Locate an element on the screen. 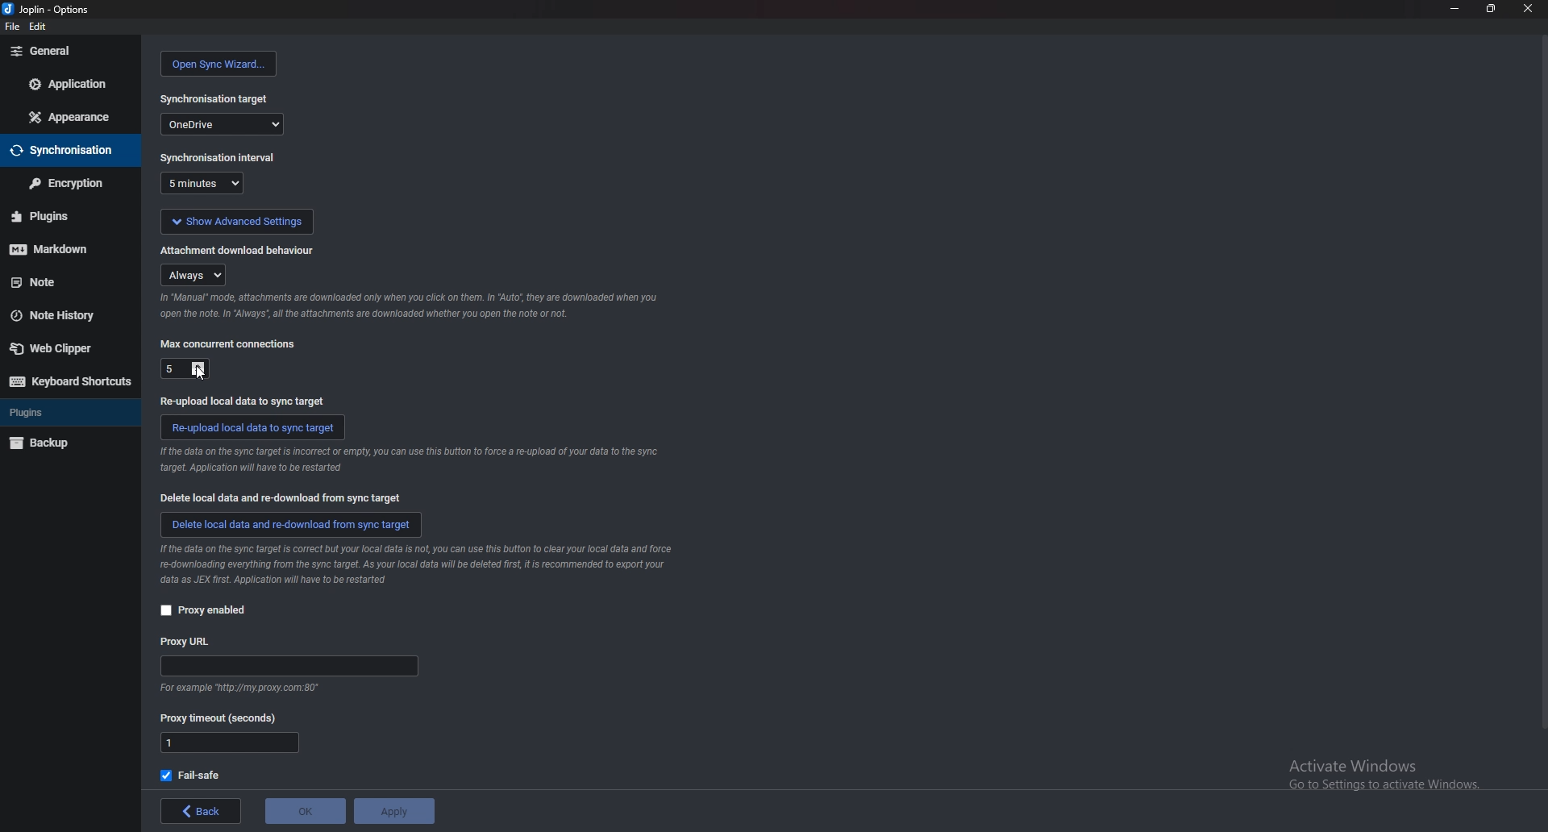  info is located at coordinates (417, 565).